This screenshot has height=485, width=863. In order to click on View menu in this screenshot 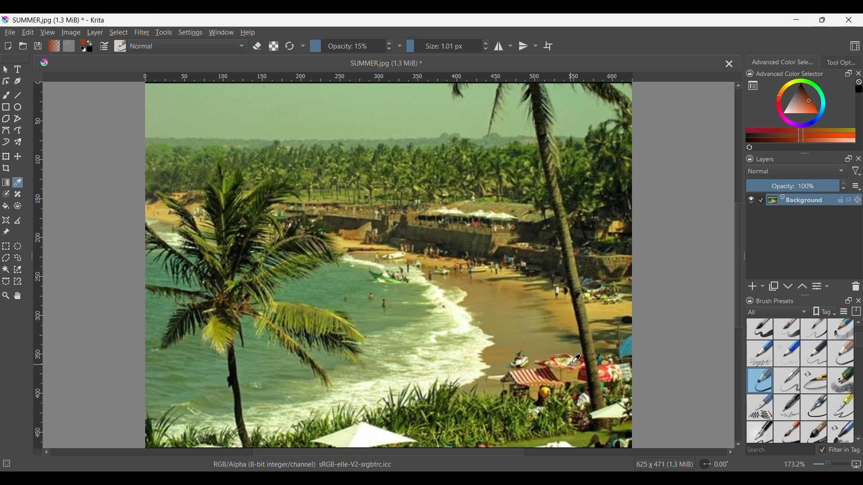, I will do `click(47, 32)`.